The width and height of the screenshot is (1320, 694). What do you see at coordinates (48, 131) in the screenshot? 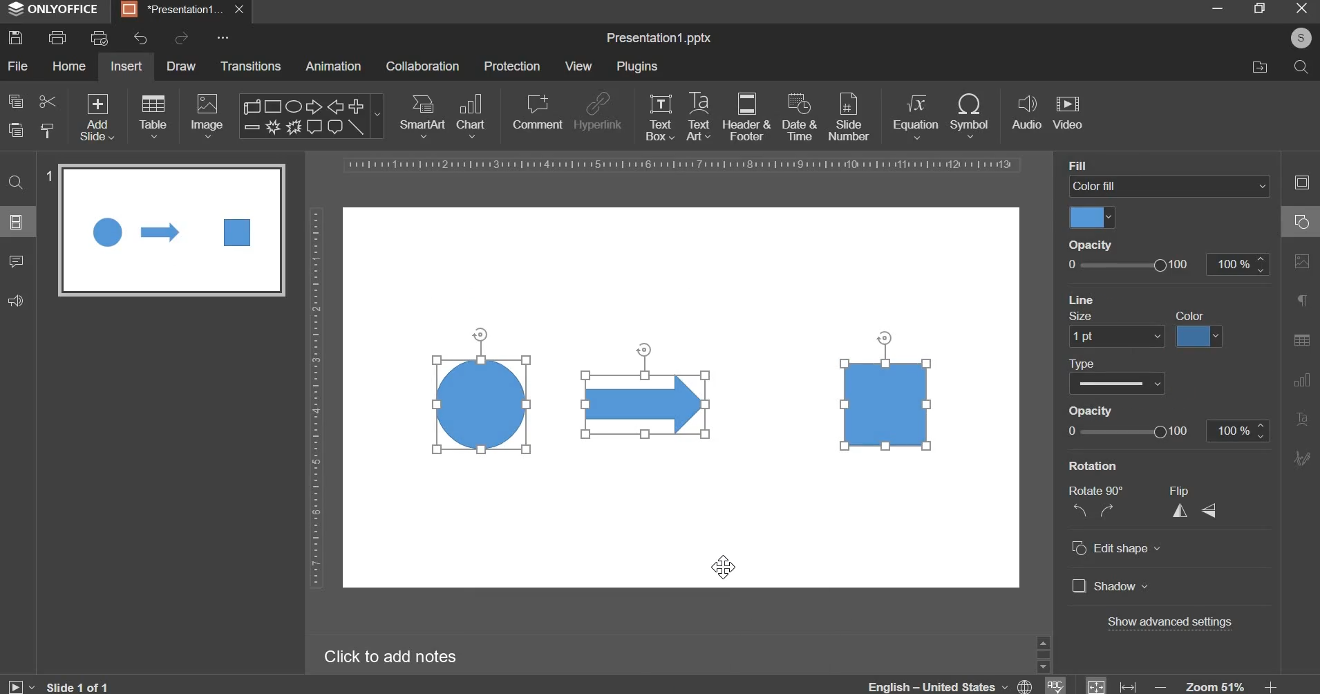
I see `copy style` at bounding box center [48, 131].